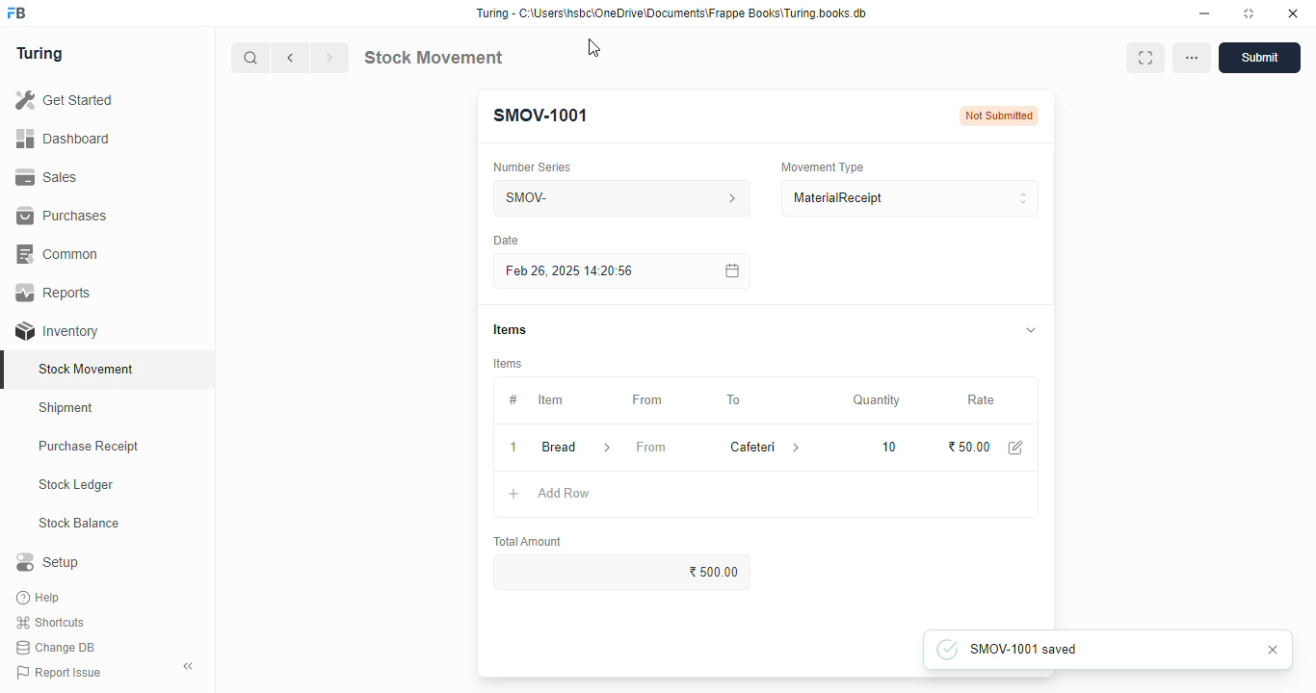 The height and width of the screenshot is (693, 1316). Describe the element at coordinates (550, 399) in the screenshot. I see `item` at that location.